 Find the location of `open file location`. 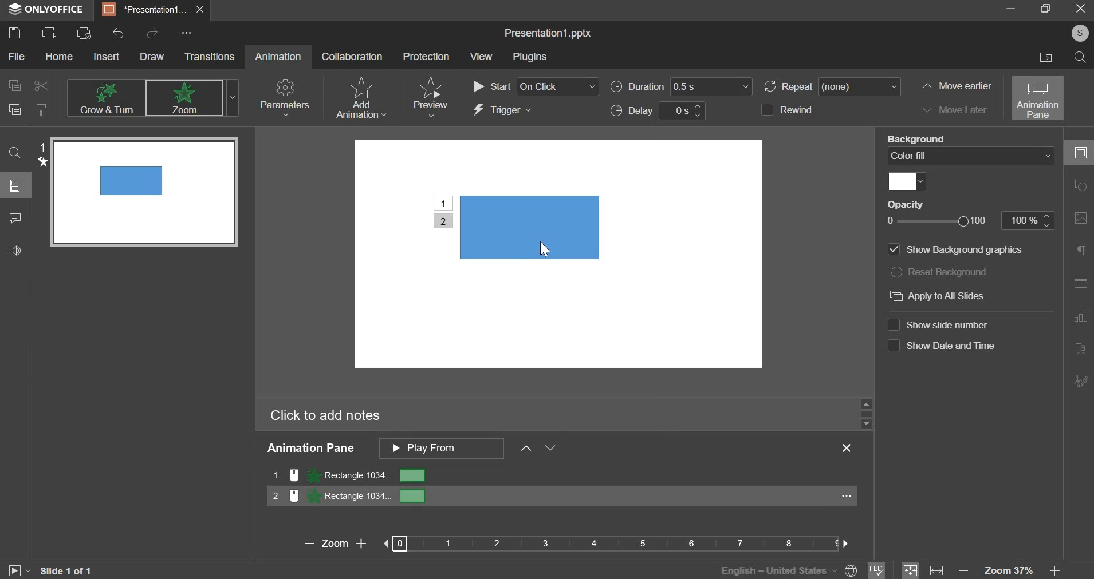

open file location is located at coordinates (1042, 59).